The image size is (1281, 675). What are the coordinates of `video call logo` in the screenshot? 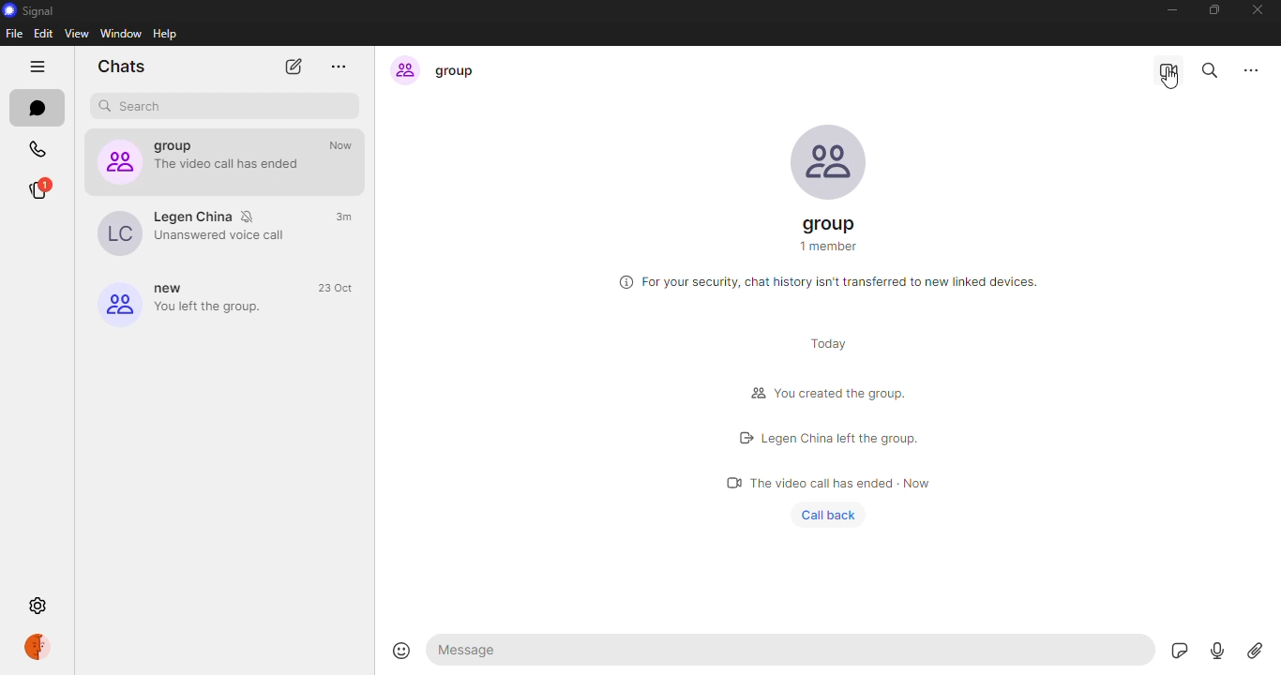 It's located at (726, 481).